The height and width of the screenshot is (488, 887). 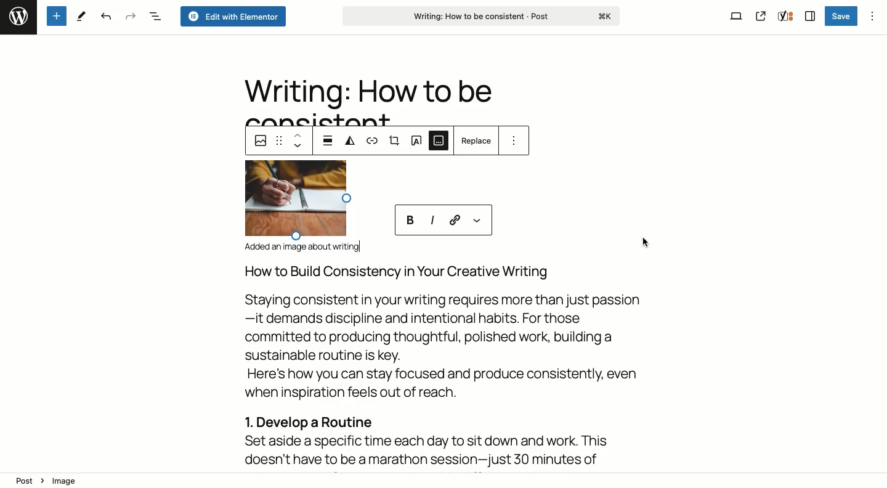 I want to click on Logo, so click(x=17, y=15).